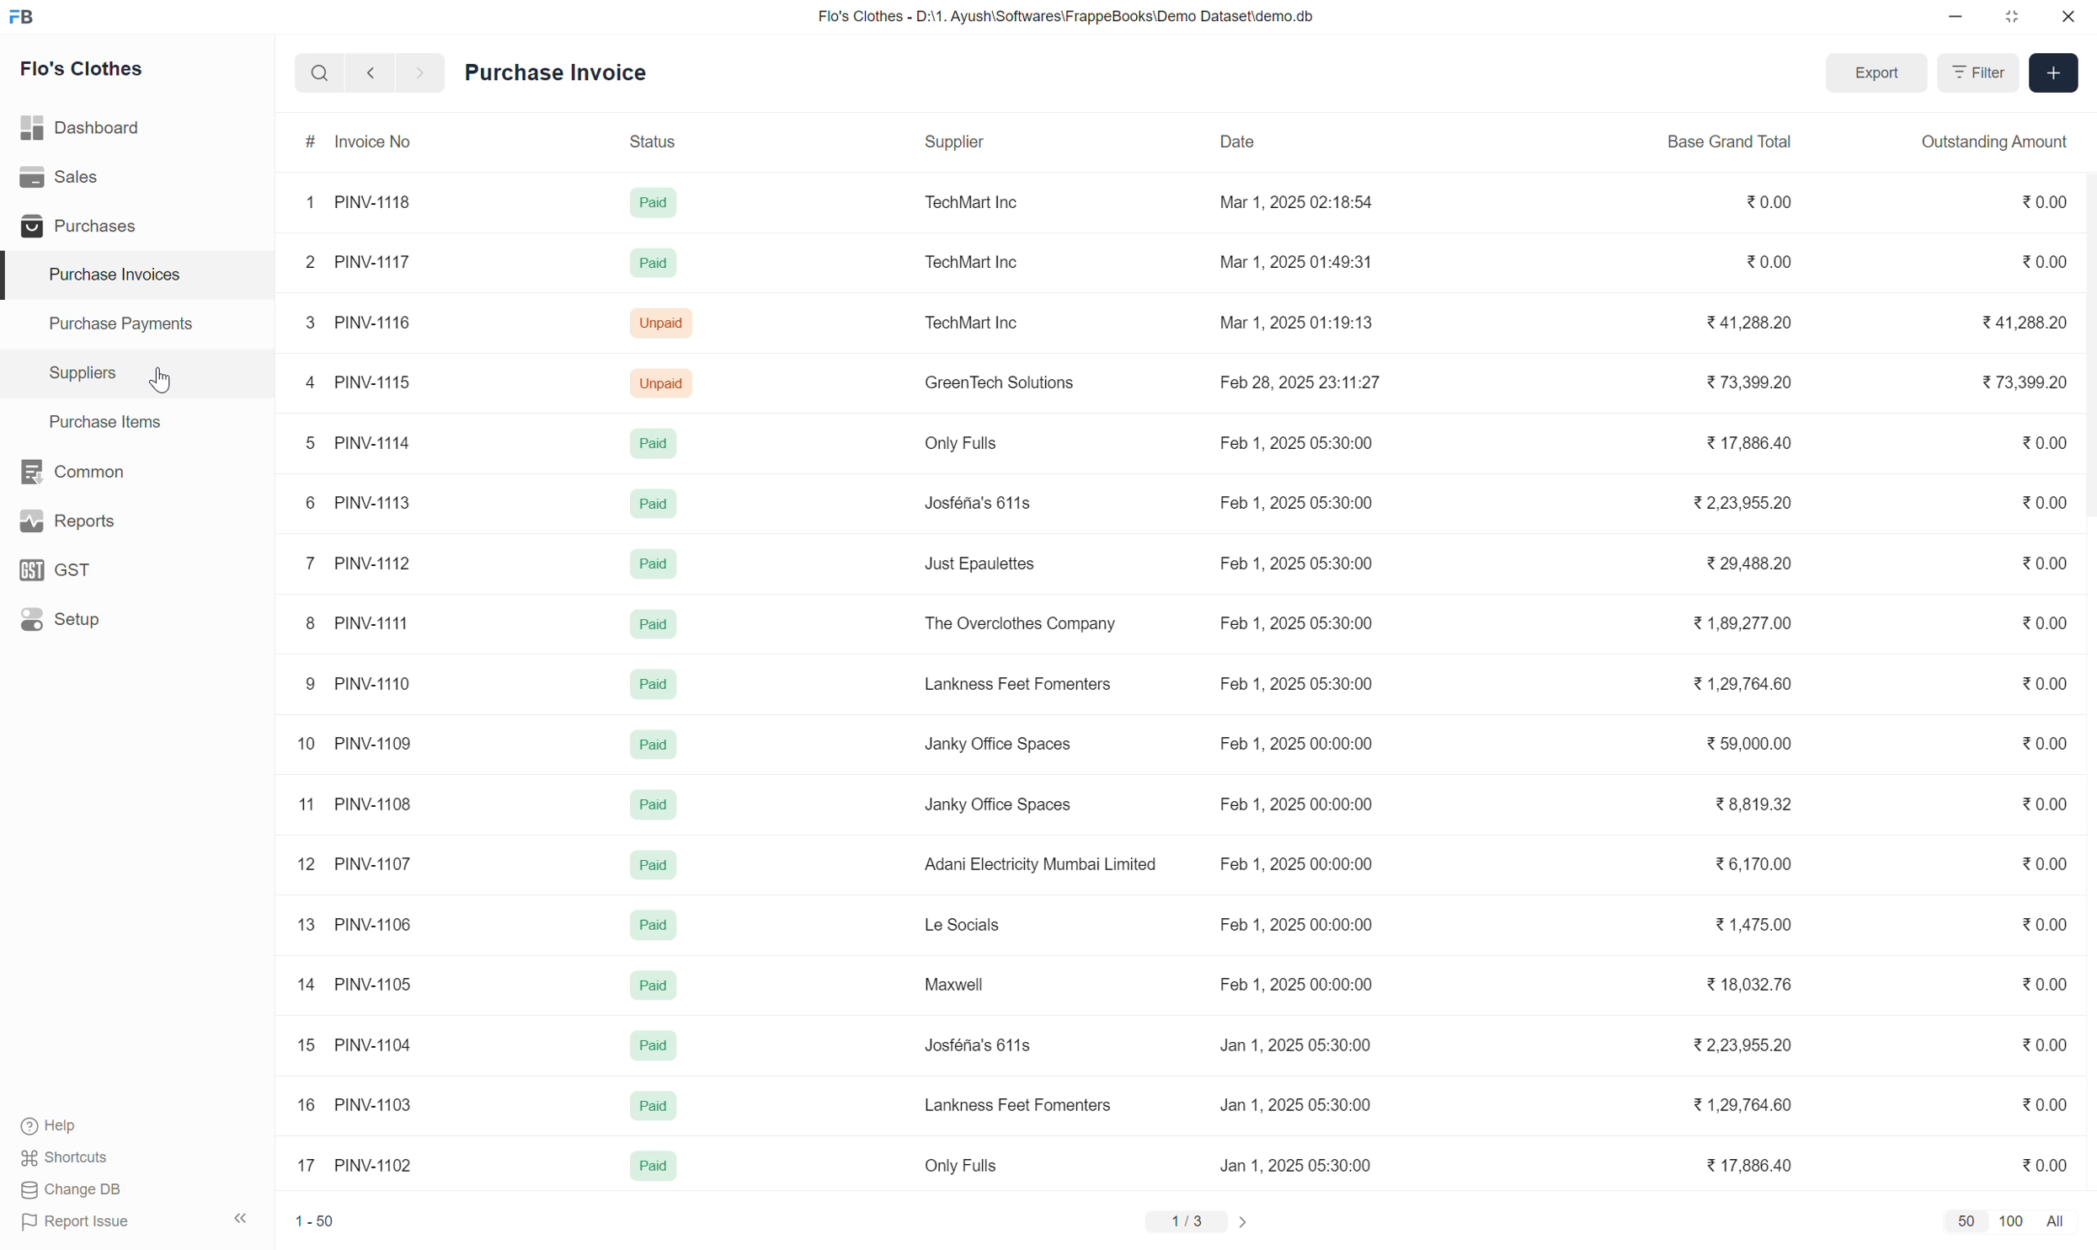 The image size is (2097, 1250). Describe the element at coordinates (2037, 443) in the screenshot. I see `0.00` at that location.